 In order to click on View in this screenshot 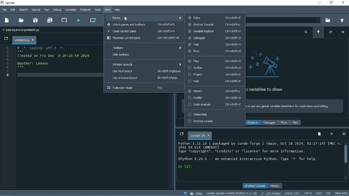, I will do `click(107, 10)`.